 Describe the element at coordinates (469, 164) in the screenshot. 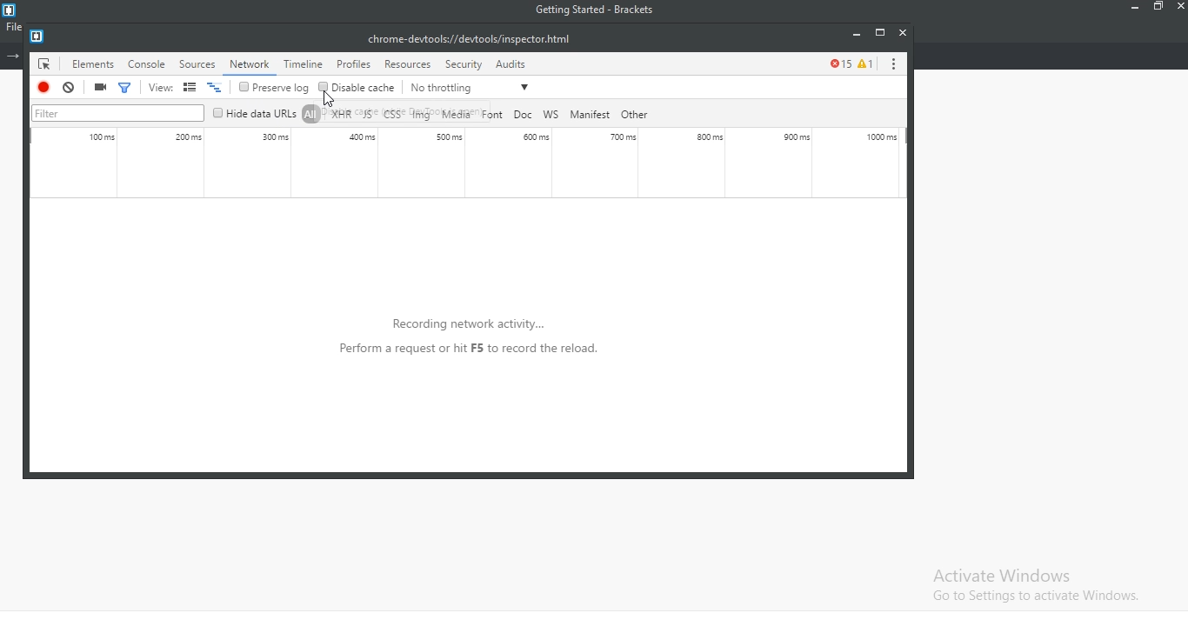

I see `activity monitor` at that location.